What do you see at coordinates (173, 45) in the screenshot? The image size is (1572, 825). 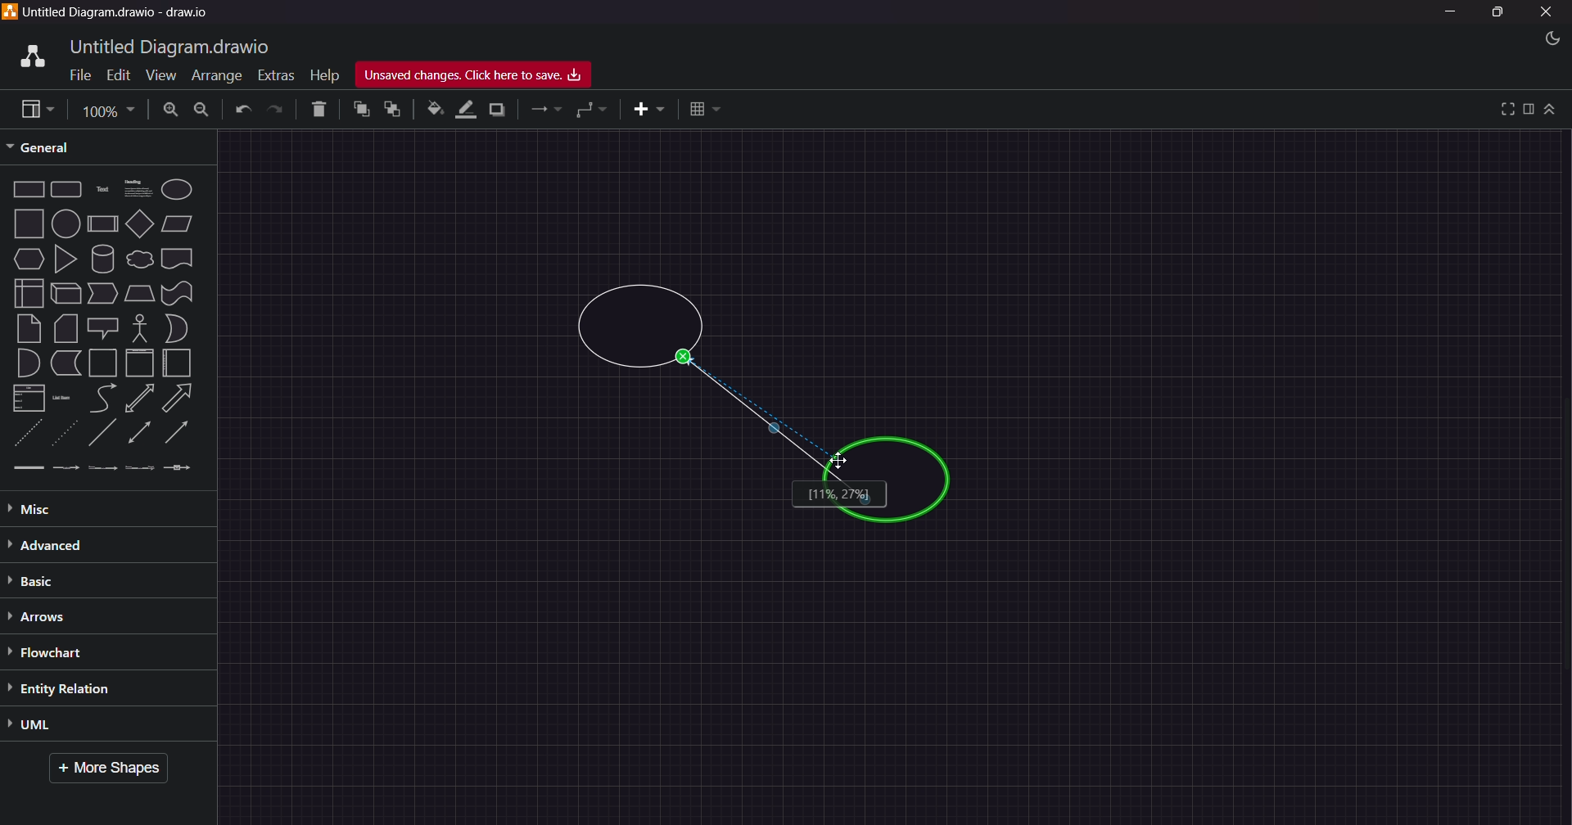 I see `title` at bounding box center [173, 45].